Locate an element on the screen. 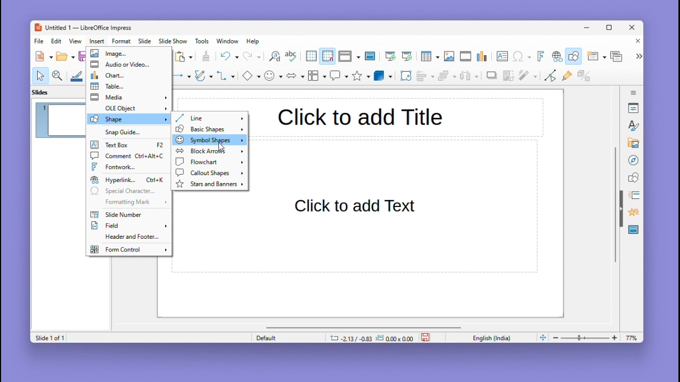 Image resolution: width=680 pixels, height=382 pixels. Filter is located at coordinates (527, 79).